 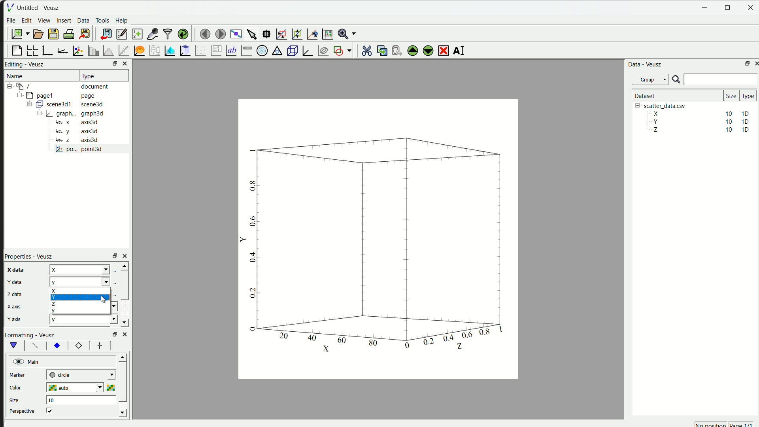 What do you see at coordinates (214, 51) in the screenshot?
I see `plot key` at bounding box center [214, 51].